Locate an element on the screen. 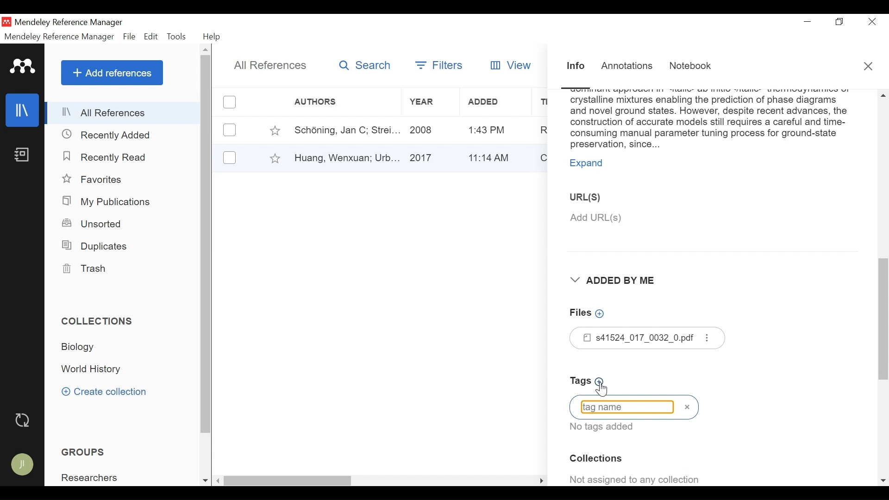 The image size is (889, 500). Cursor is located at coordinates (601, 388).